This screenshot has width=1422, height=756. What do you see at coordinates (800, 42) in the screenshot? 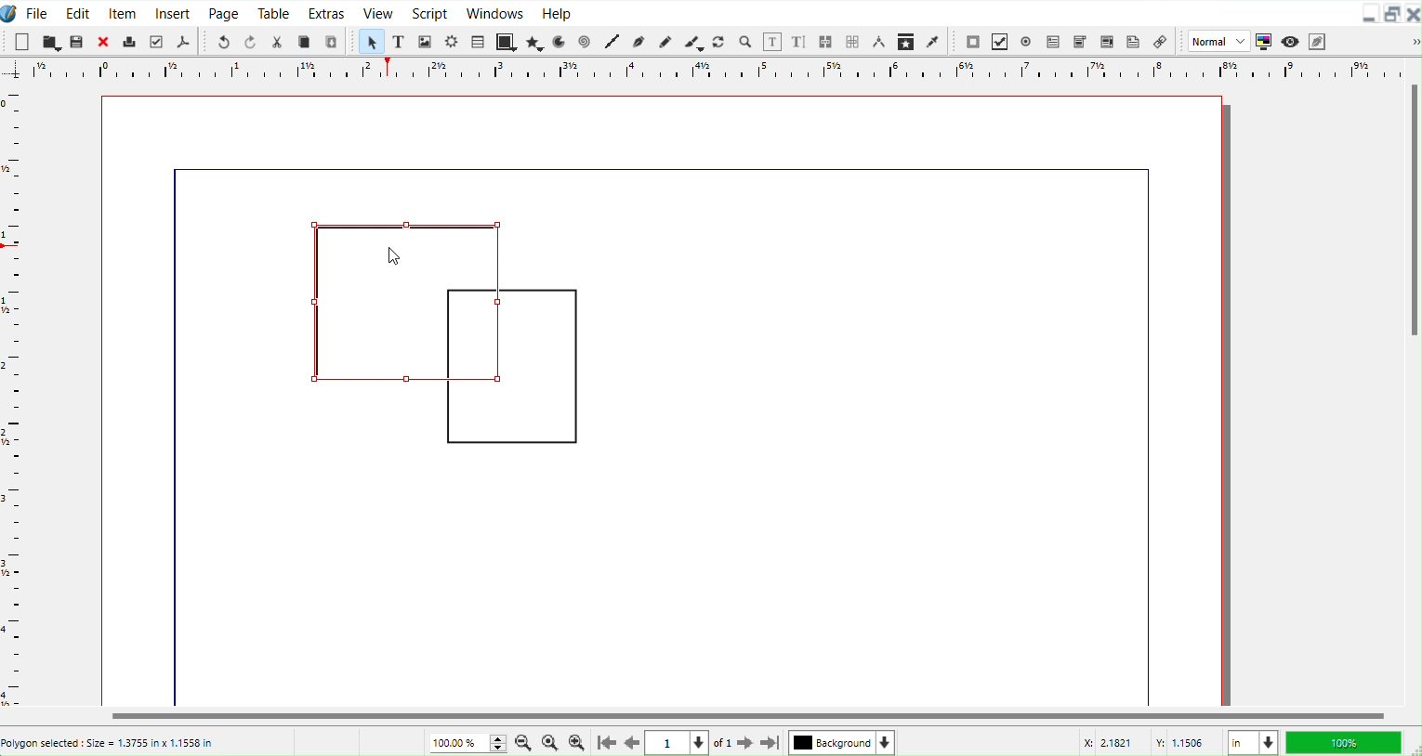
I see `Edit text with story editor` at bounding box center [800, 42].